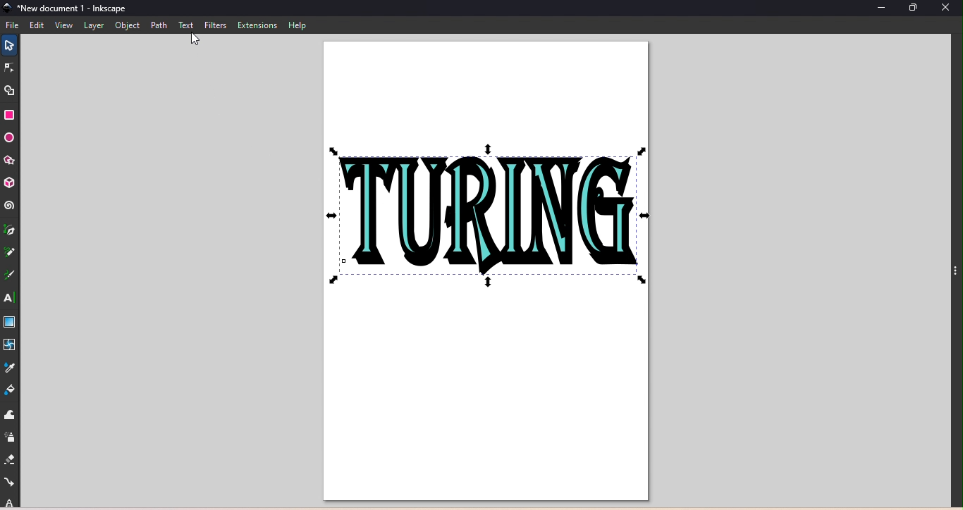 The width and height of the screenshot is (963, 510). Describe the element at coordinates (8, 44) in the screenshot. I see `Selector tool` at that location.